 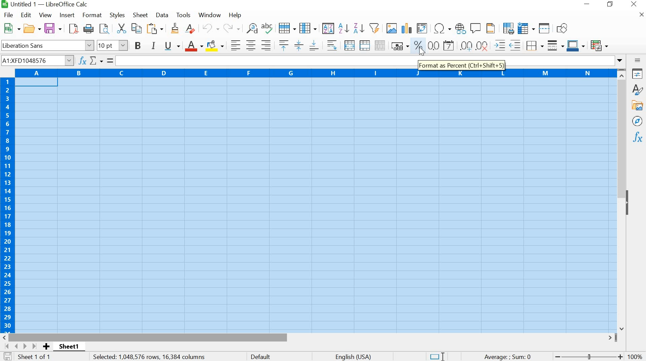 I want to click on Clear Direct Formatting, so click(x=190, y=28).